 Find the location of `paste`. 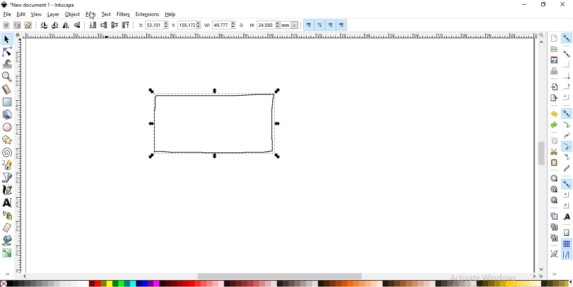

paste is located at coordinates (554, 163).